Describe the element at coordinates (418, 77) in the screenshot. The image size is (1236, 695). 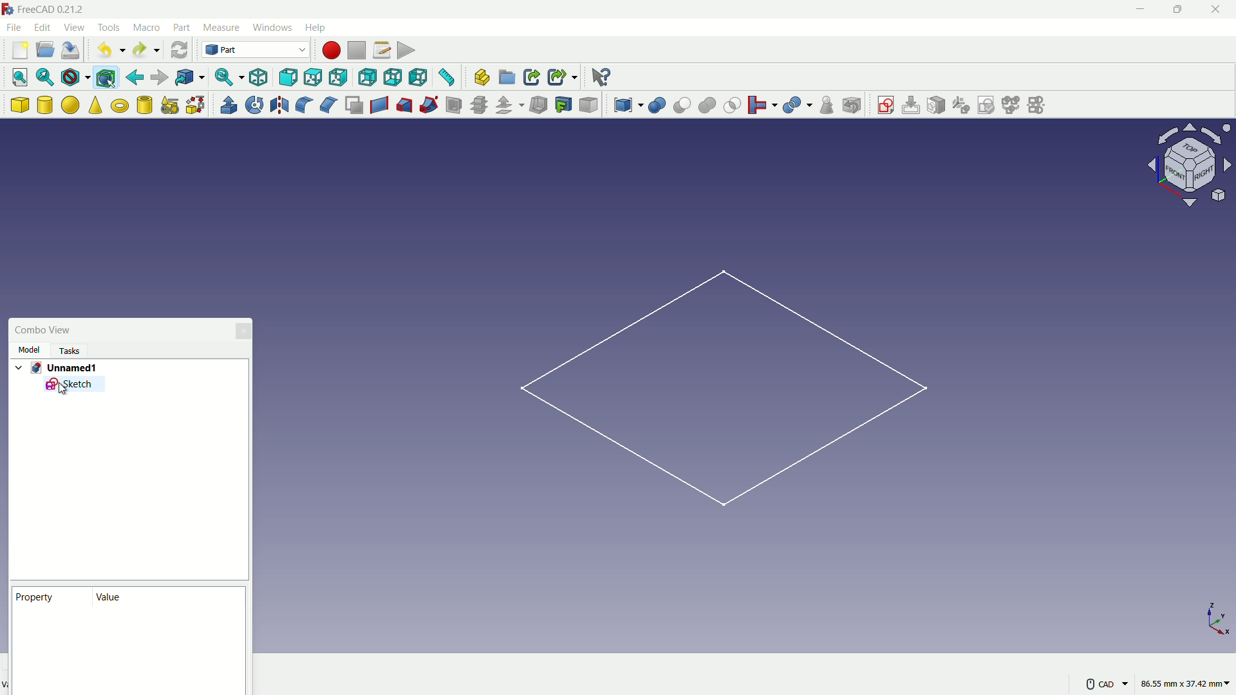
I see `left view` at that location.